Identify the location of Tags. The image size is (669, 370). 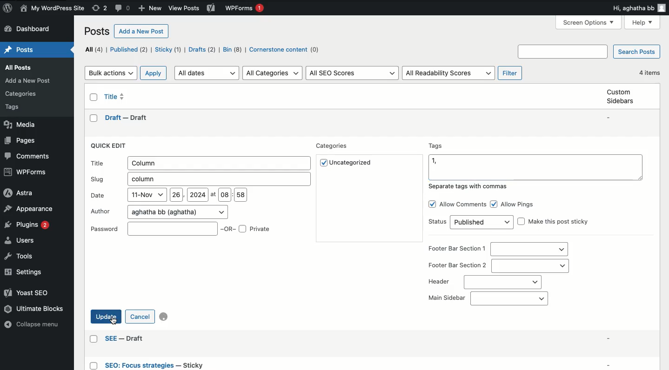
(534, 166).